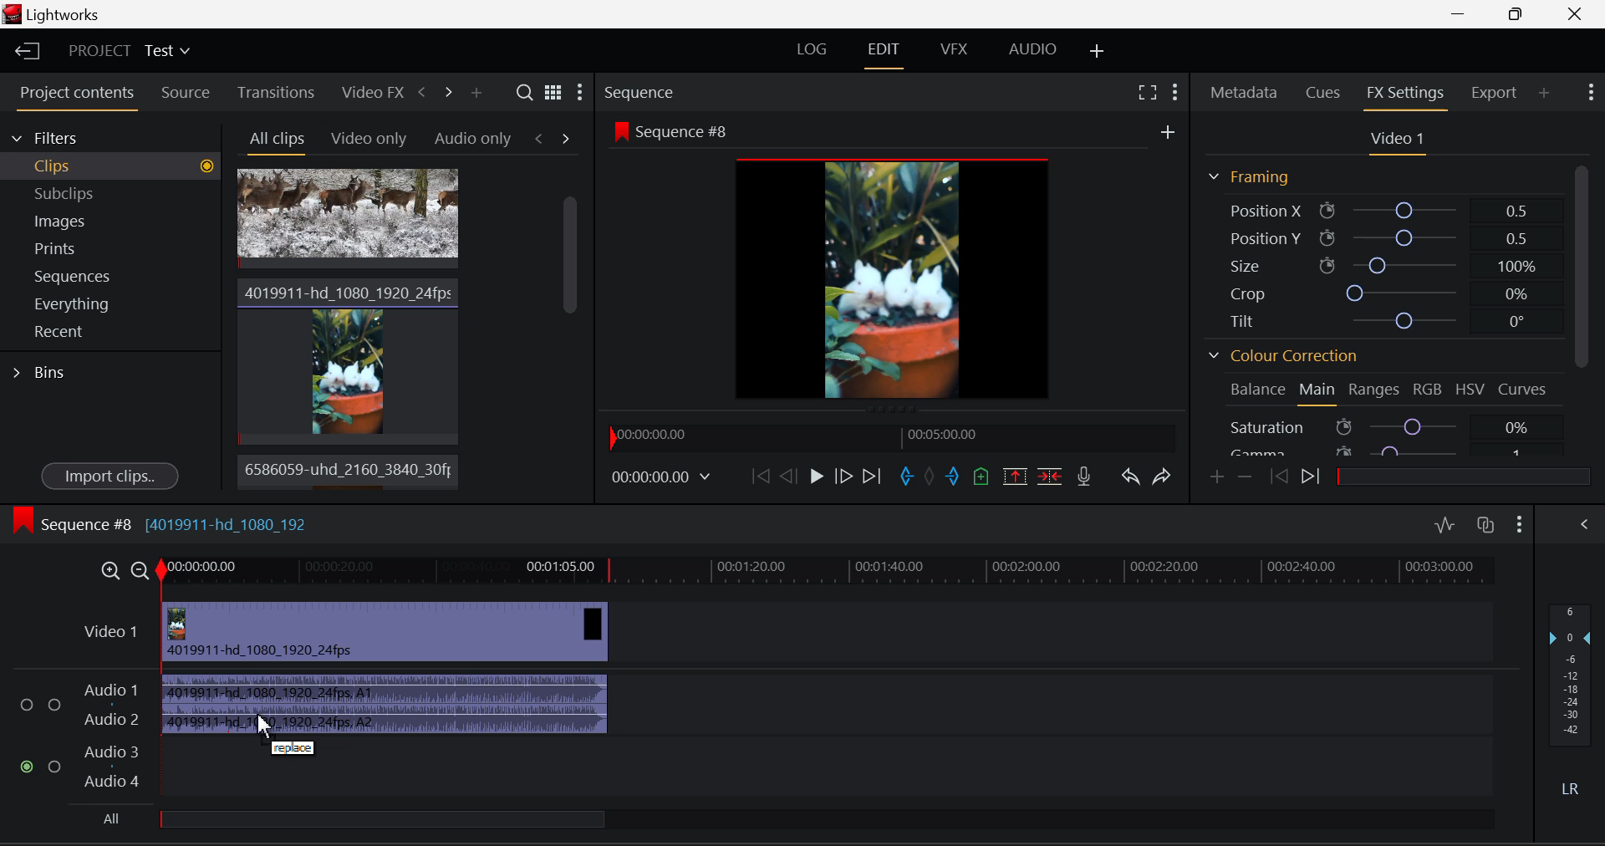  Describe the element at coordinates (110, 137) in the screenshot. I see `Filters` at that location.